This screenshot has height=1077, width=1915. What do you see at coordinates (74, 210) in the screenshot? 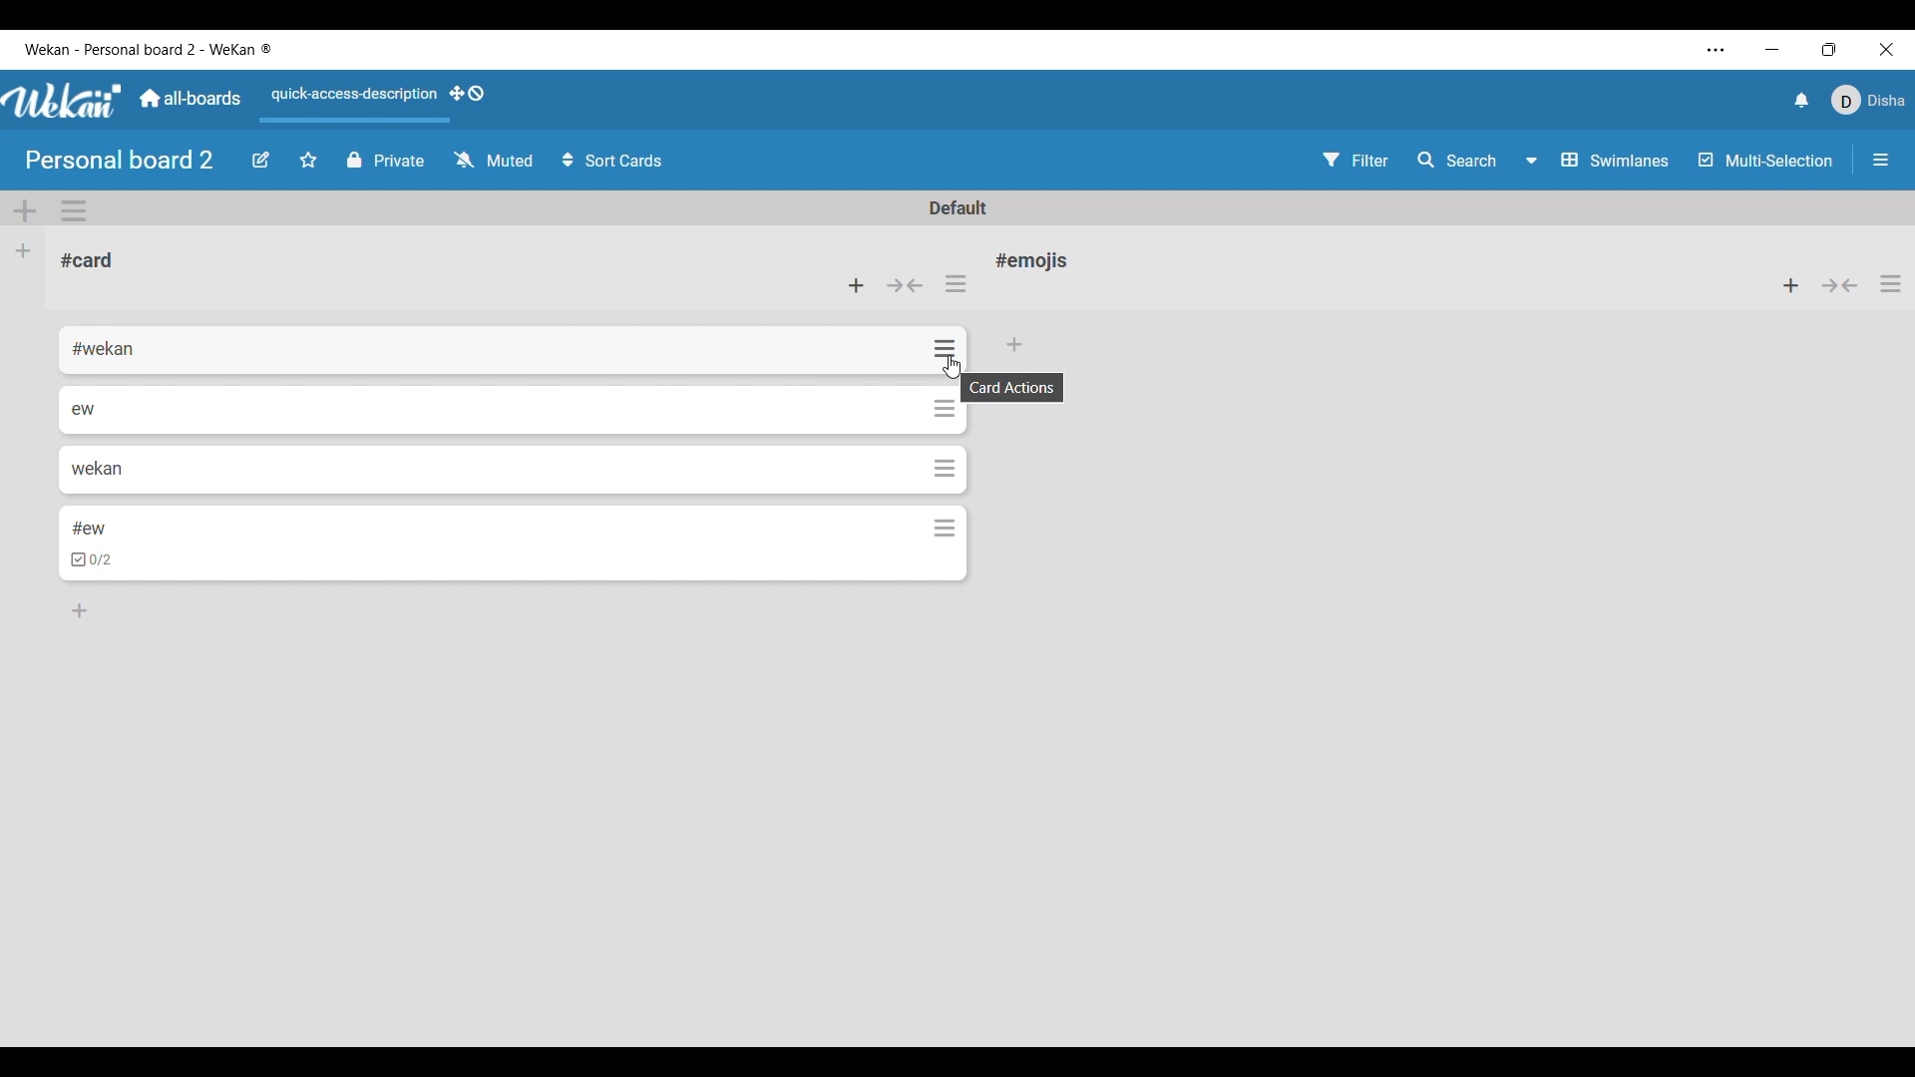
I see `Swimlane actions` at bounding box center [74, 210].